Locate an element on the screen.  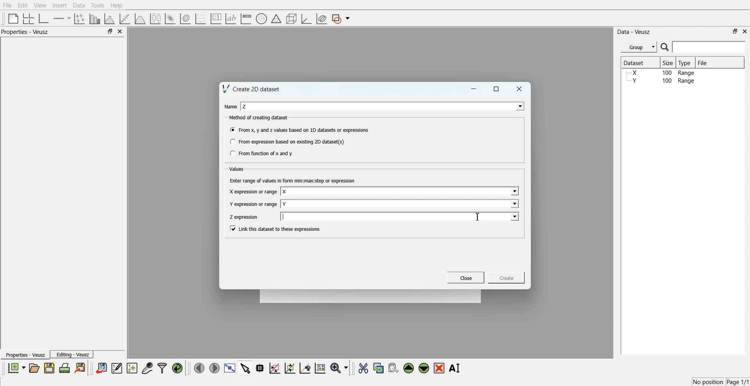
Copy the selected widget is located at coordinates (379, 368).